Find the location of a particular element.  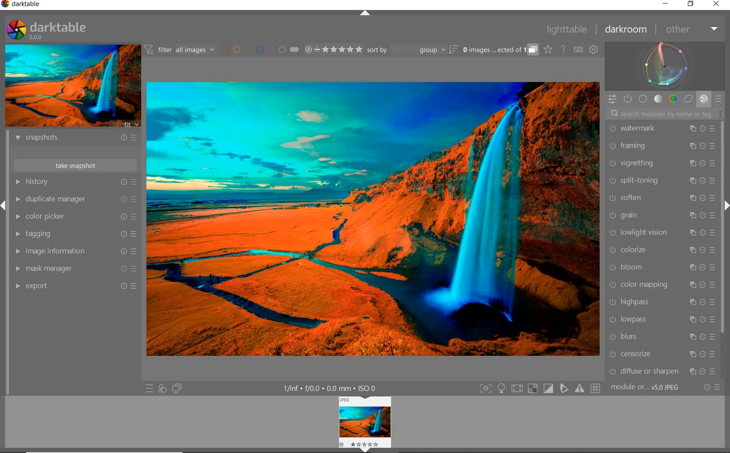

SYSTEM LOGO is located at coordinates (47, 30).